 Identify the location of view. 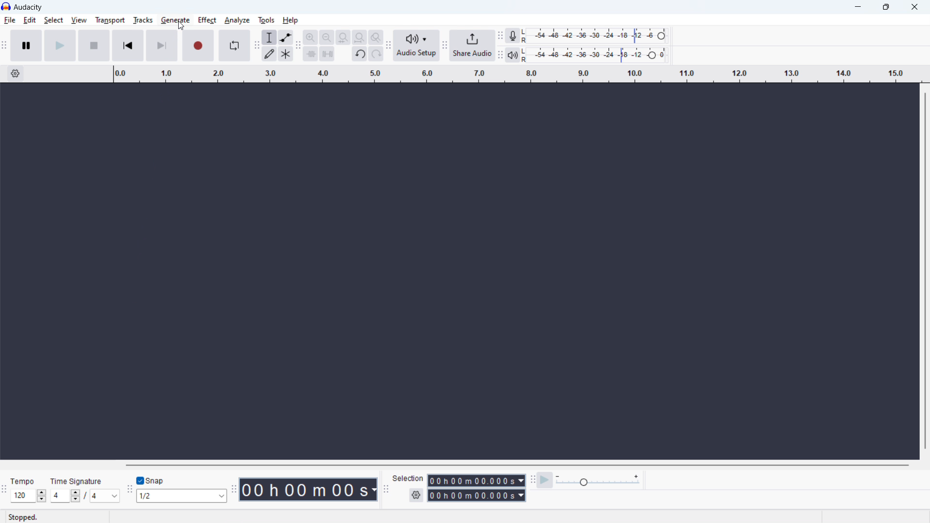
(79, 20).